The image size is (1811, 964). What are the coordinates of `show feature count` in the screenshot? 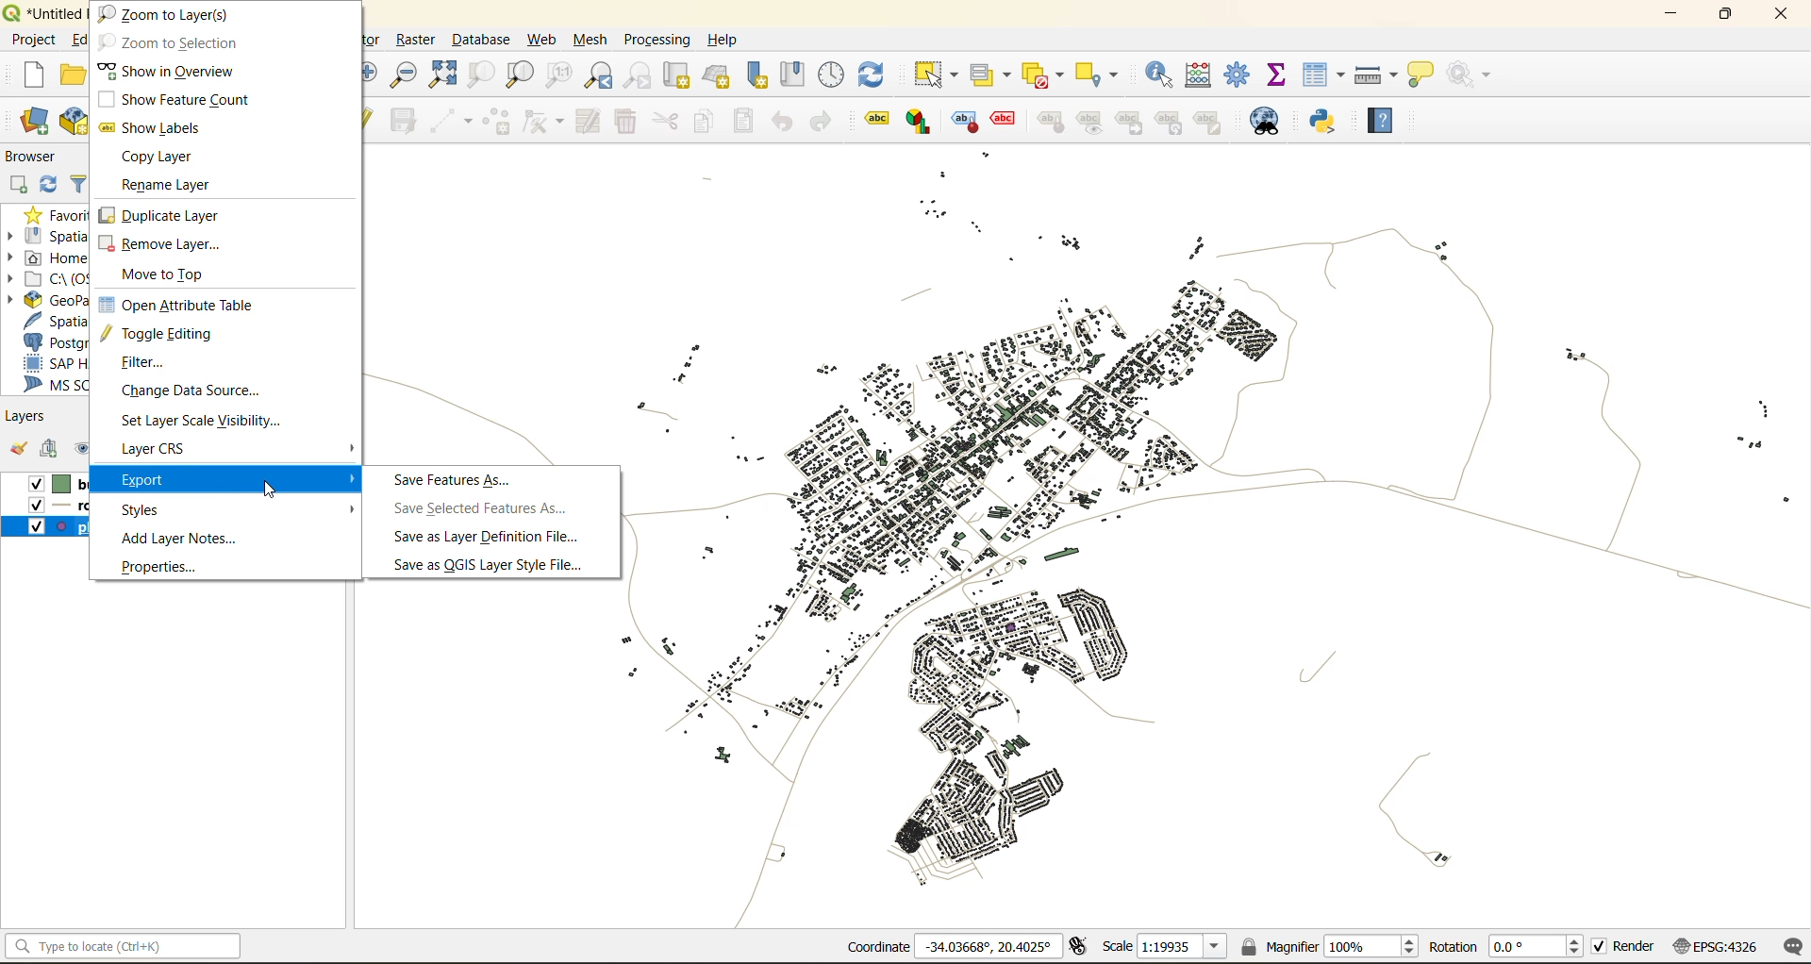 It's located at (172, 98).